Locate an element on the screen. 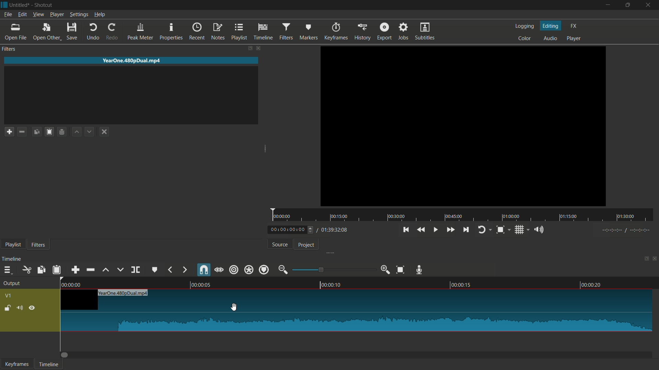 The width and height of the screenshot is (659, 370). source is located at coordinates (279, 245).